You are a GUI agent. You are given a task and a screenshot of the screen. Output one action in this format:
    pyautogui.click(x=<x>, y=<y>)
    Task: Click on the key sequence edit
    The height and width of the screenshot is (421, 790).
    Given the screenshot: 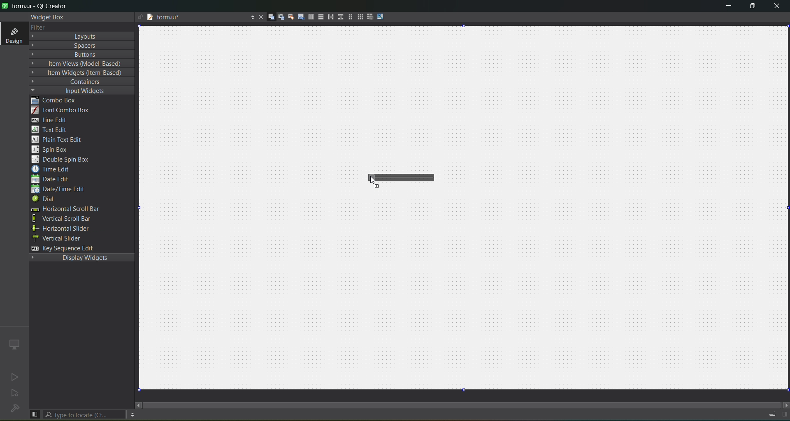 What is the action you would take?
    pyautogui.click(x=63, y=248)
    